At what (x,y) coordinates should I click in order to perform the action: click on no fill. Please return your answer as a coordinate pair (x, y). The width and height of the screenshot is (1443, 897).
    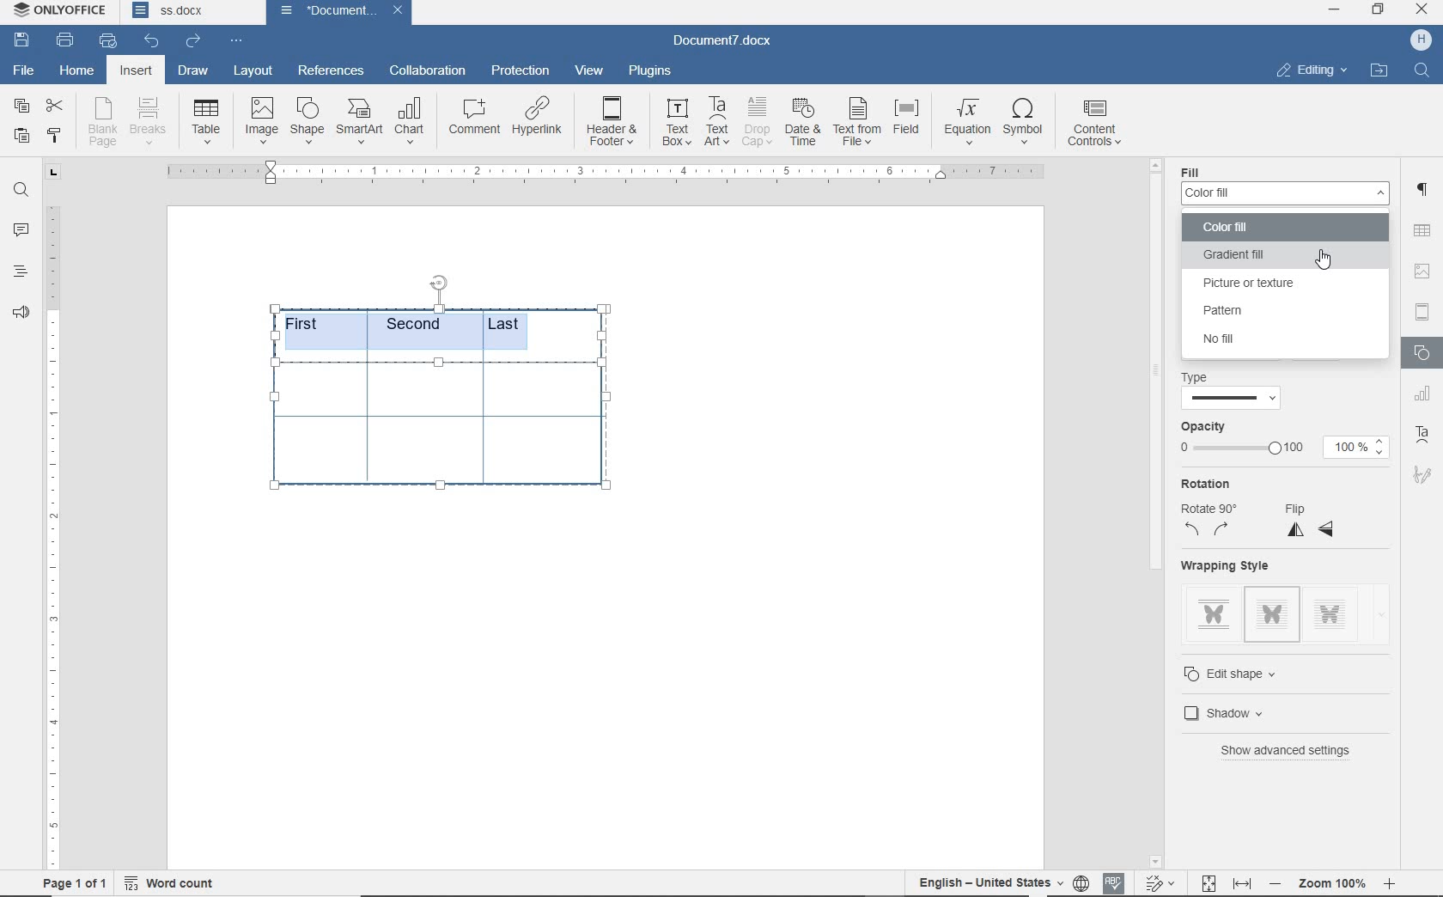
    Looking at the image, I should click on (1260, 339).